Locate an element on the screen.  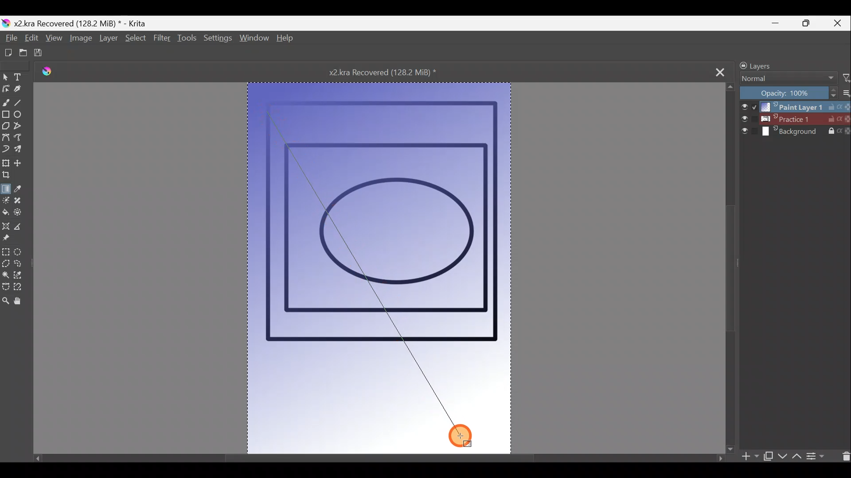
Ellipse tool is located at coordinates (20, 116).